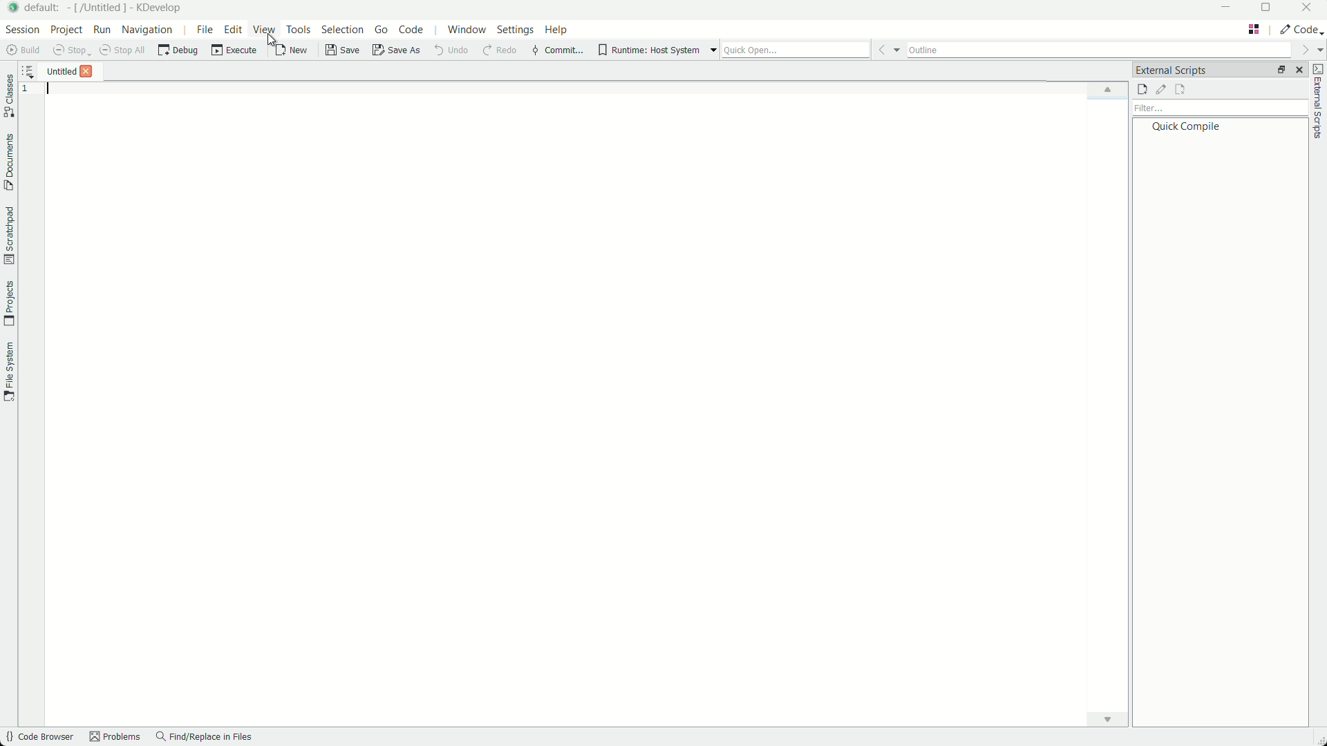 Image resolution: width=1327 pixels, height=746 pixels. Describe the element at coordinates (515, 30) in the screenshot. I see `settings` at that location.